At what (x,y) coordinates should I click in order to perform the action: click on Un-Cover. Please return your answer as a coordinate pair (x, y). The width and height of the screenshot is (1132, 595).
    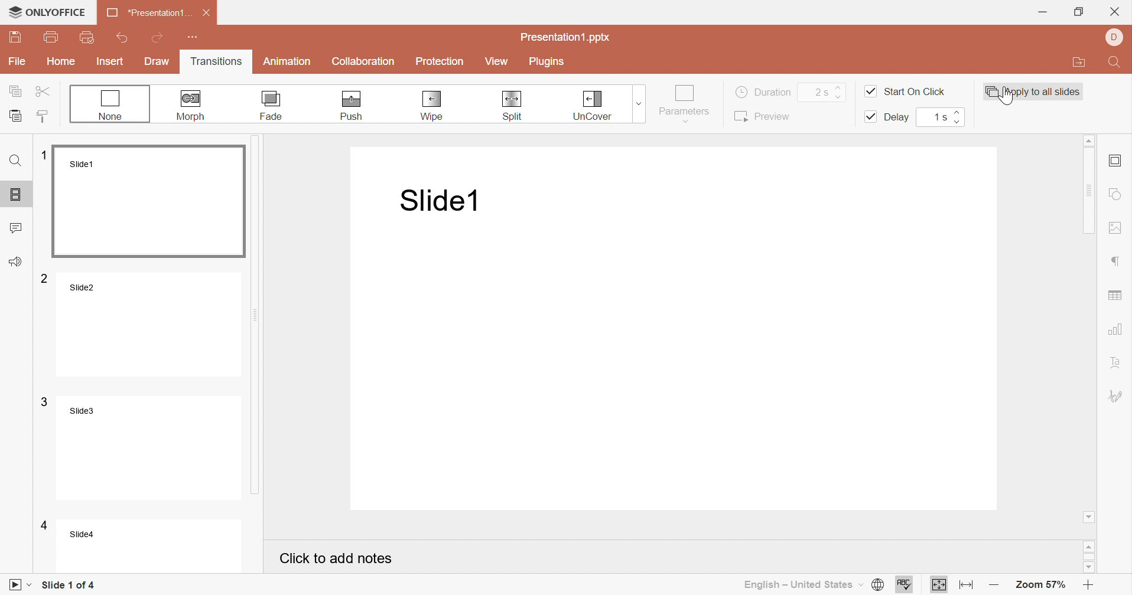
    Looking at the image, I should click on (592, 106).